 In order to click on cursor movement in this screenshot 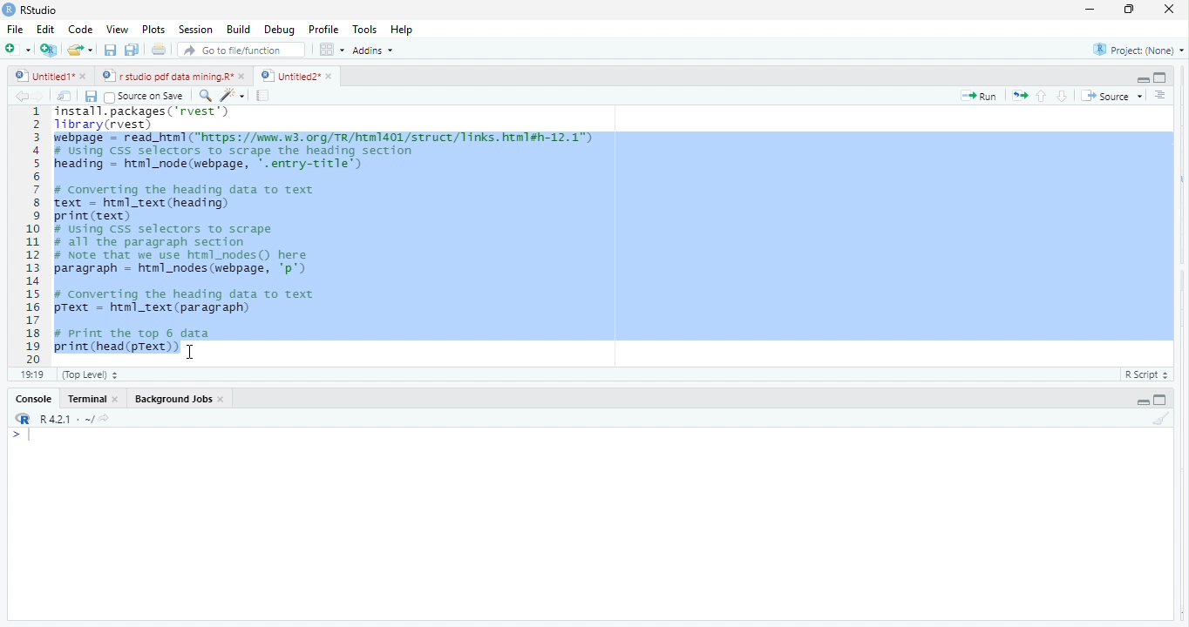, I will do `click(194, 350)`.